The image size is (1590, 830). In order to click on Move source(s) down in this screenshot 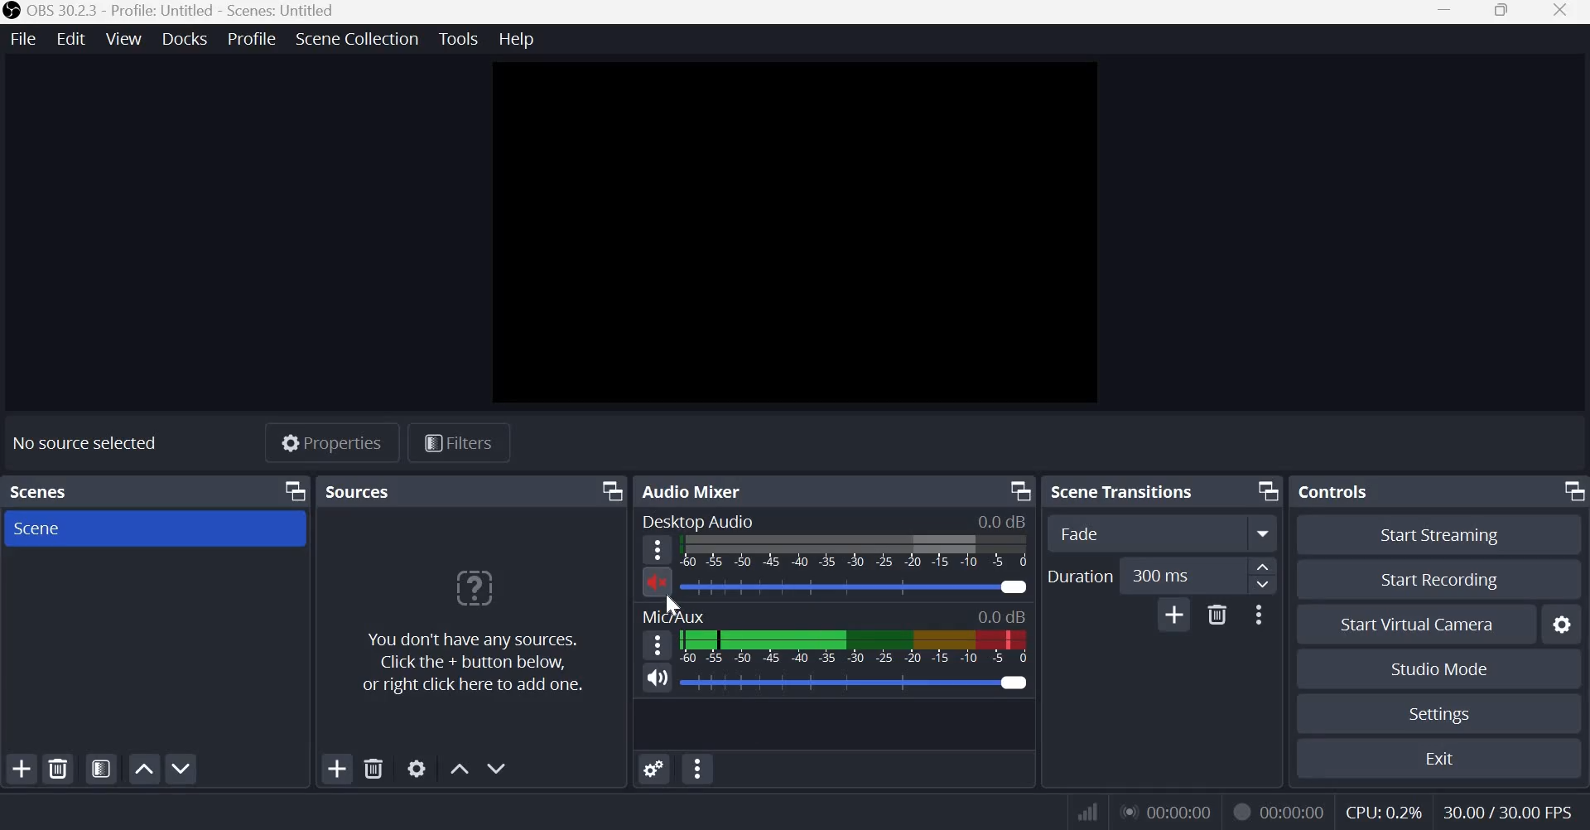, I will do `click(498, 769)`.